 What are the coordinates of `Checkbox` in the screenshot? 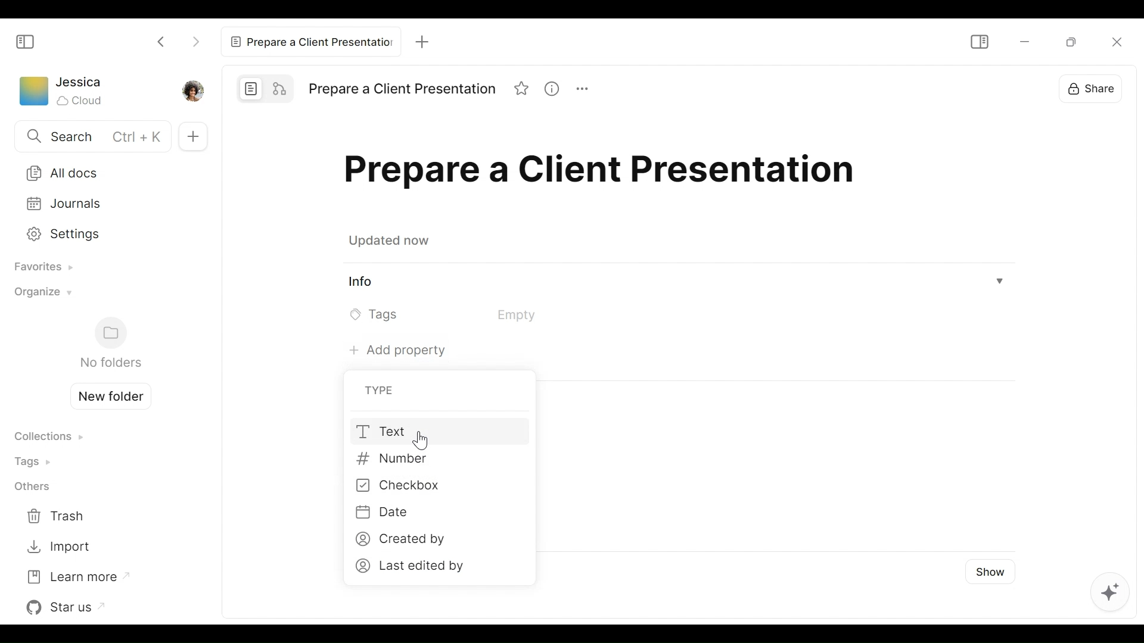 It's located at (436, 486).